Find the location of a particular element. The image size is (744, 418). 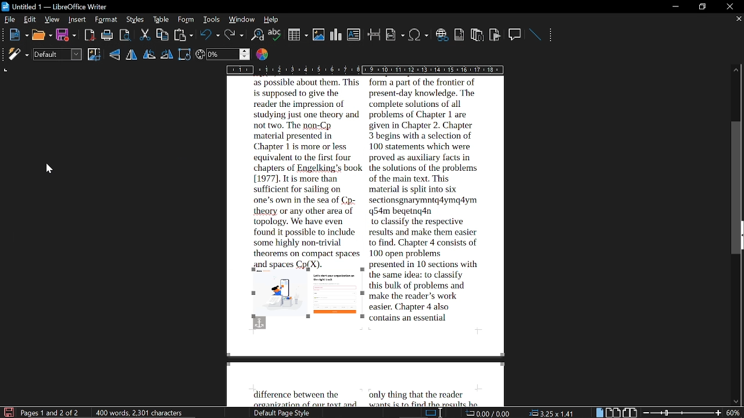

close tab is located at coordinates (736, 20).